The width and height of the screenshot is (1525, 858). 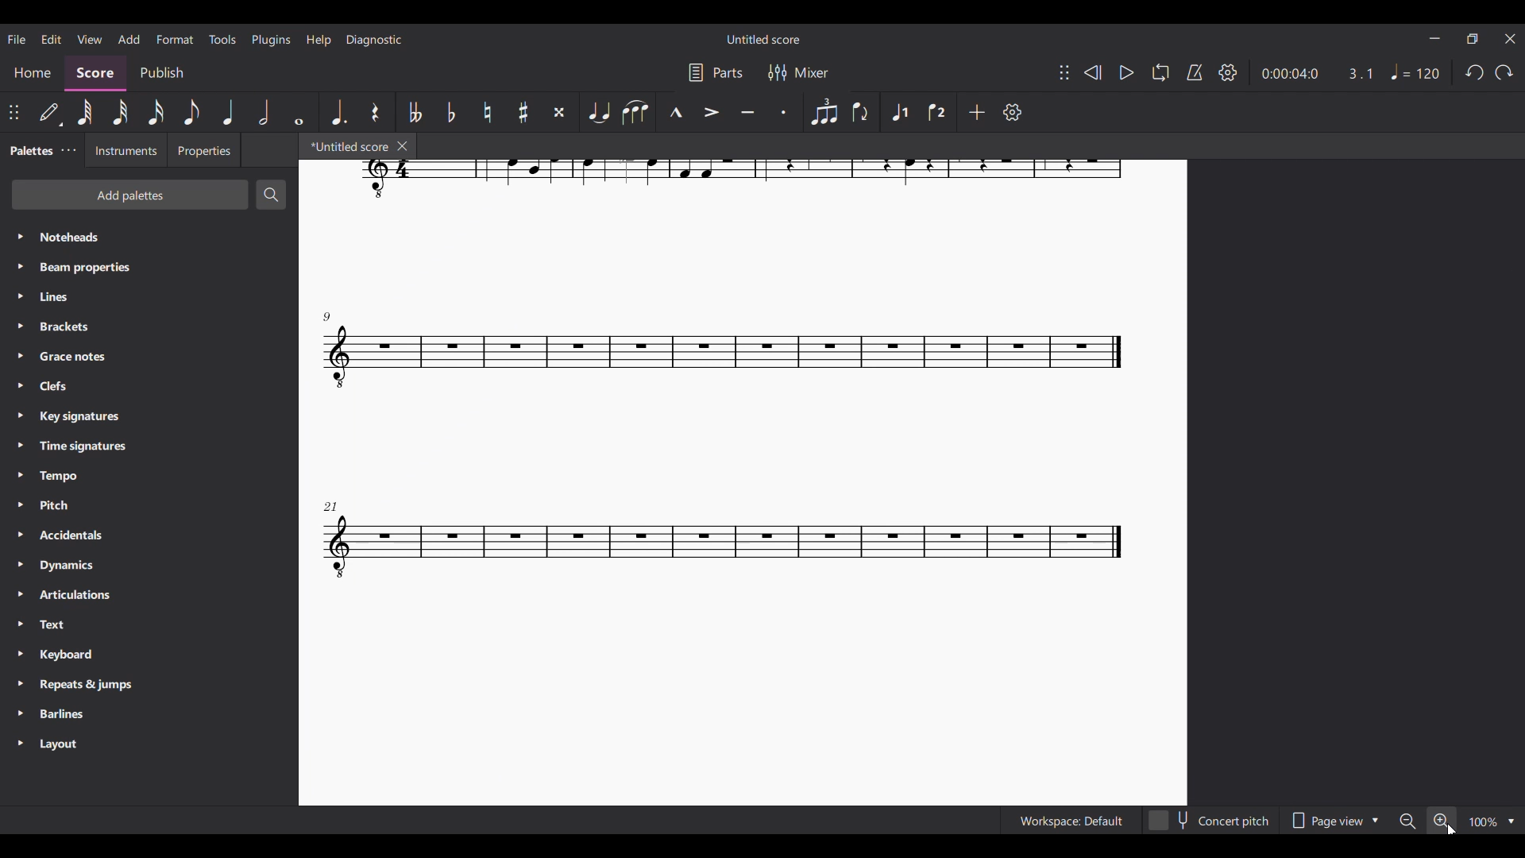 What do you see at coordinates (676, 112) in the screenshot?
I see `Marcato` at bounding box center [676, 112].